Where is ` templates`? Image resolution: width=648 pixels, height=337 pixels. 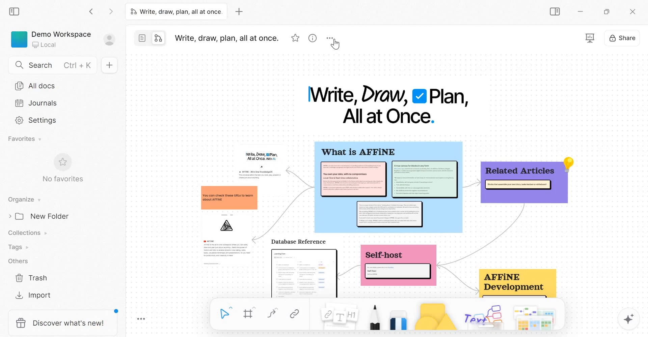
 templates is located at coordinates (534, 317).